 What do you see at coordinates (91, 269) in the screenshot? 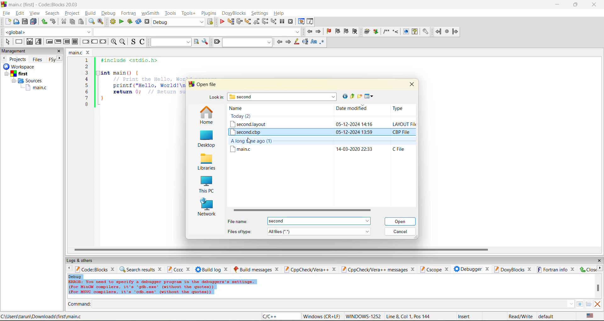
I see `code:blocks` at bounding box center [91, 269].